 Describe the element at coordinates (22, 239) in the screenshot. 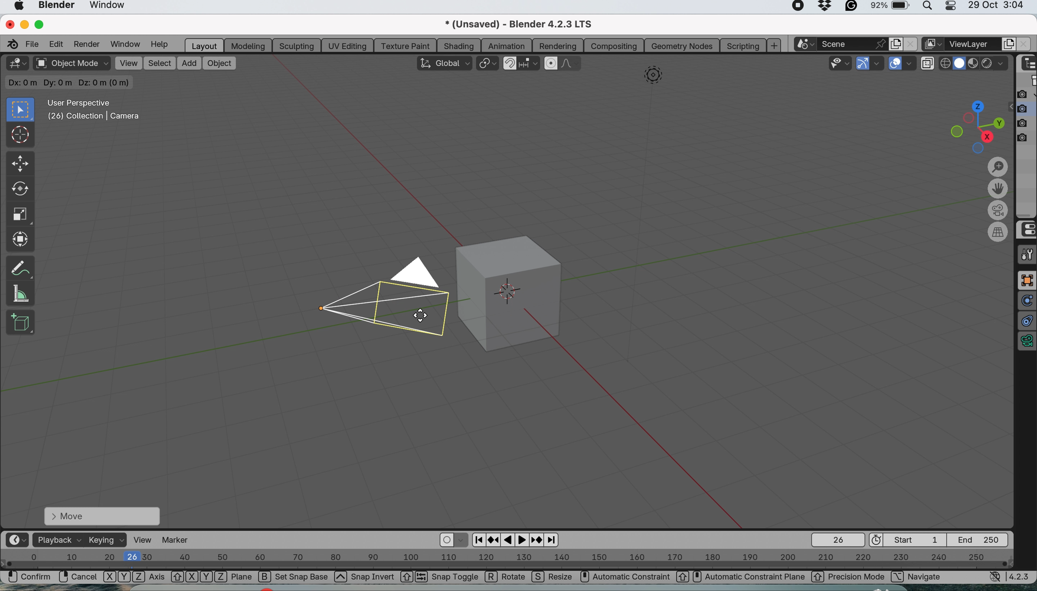

I see `transform` at that location.